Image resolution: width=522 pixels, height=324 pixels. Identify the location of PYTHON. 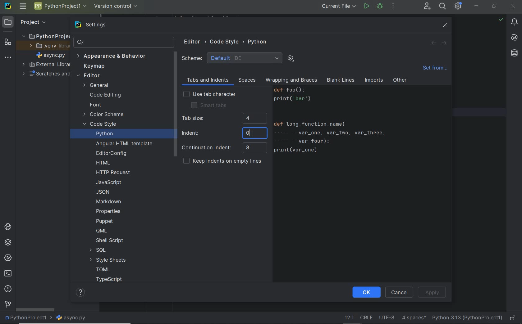
(258, 42).